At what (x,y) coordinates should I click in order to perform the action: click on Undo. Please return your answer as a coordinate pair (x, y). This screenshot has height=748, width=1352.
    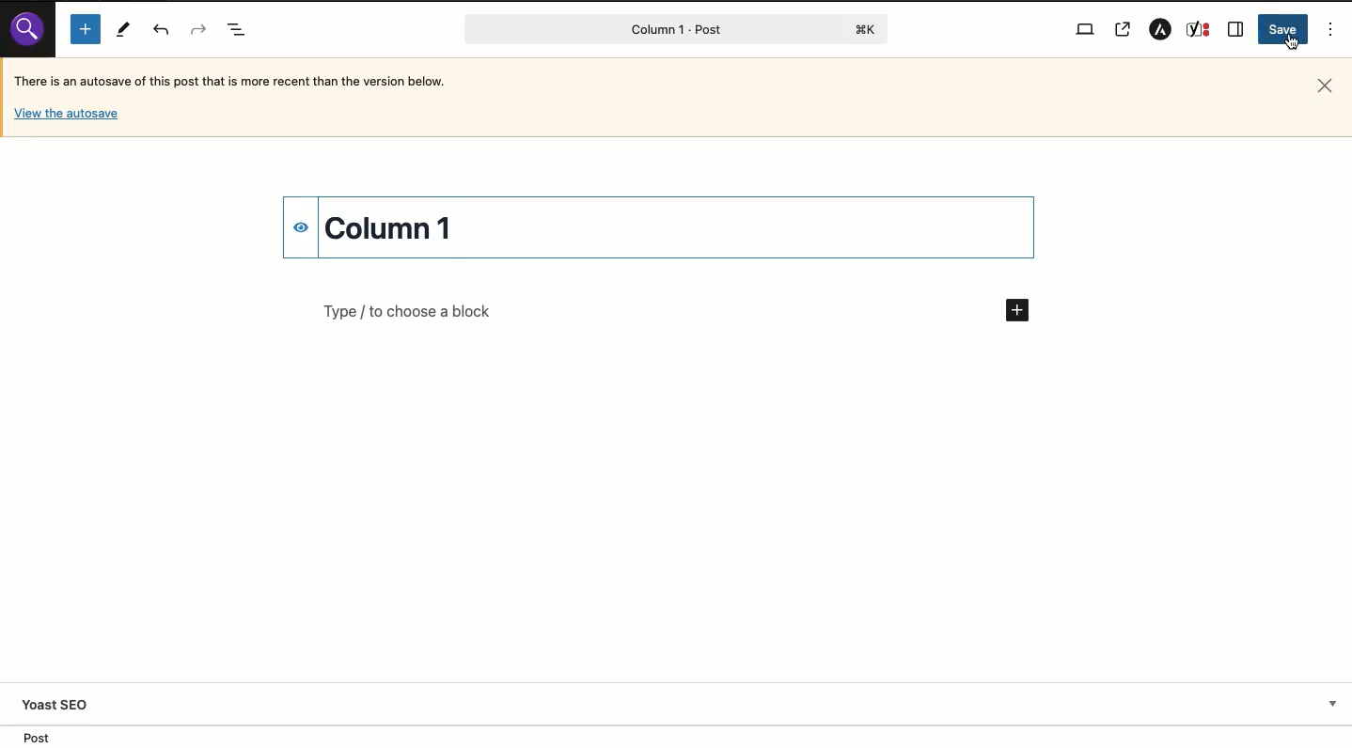
    Looking at the image, I should click on (162, 29).